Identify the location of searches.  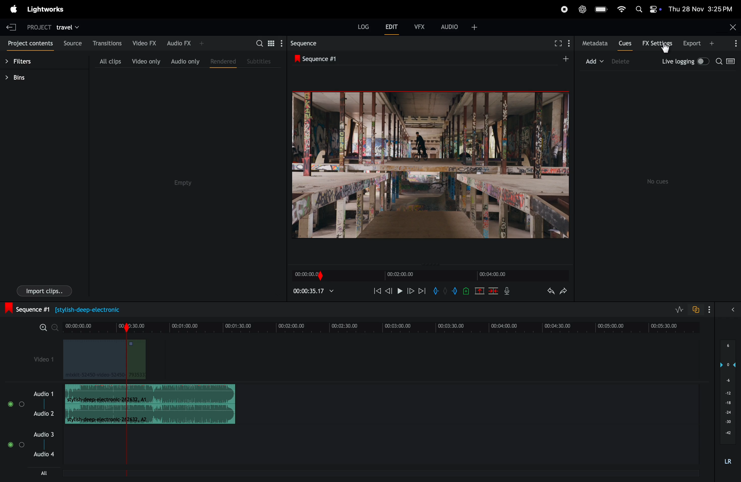
(727, 62).